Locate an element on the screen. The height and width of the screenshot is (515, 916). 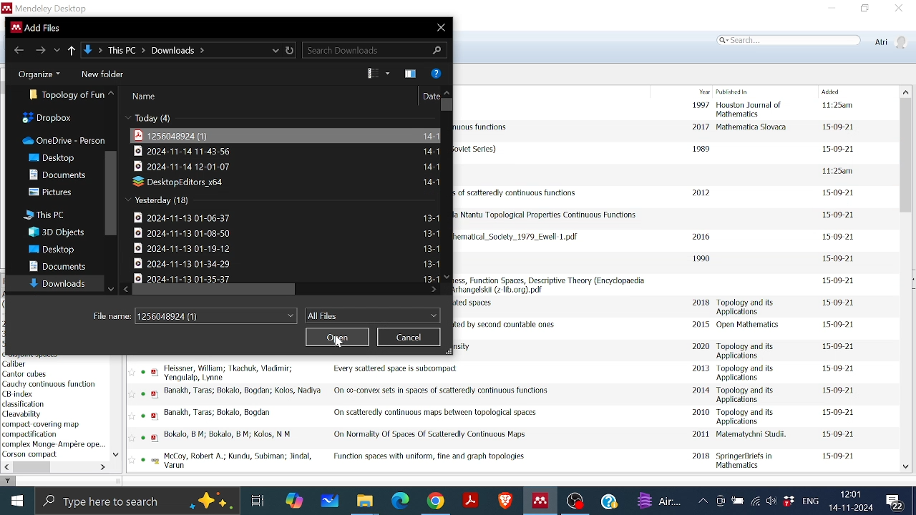
date is located at coordinates (839, 106).